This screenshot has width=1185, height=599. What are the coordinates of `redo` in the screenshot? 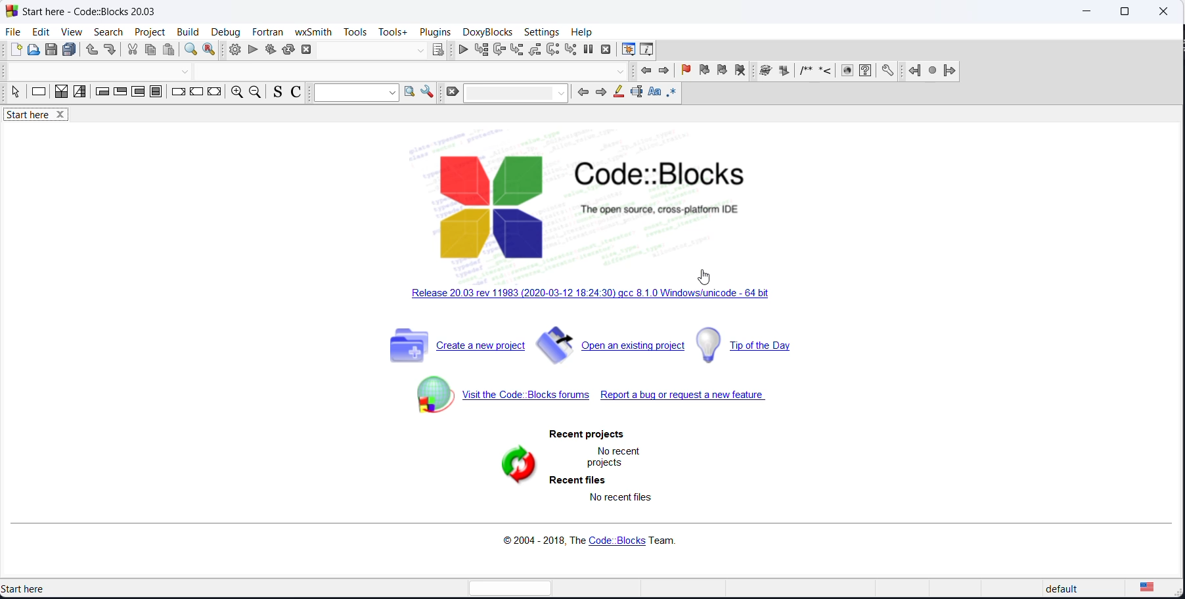 It's located at (111, 51).